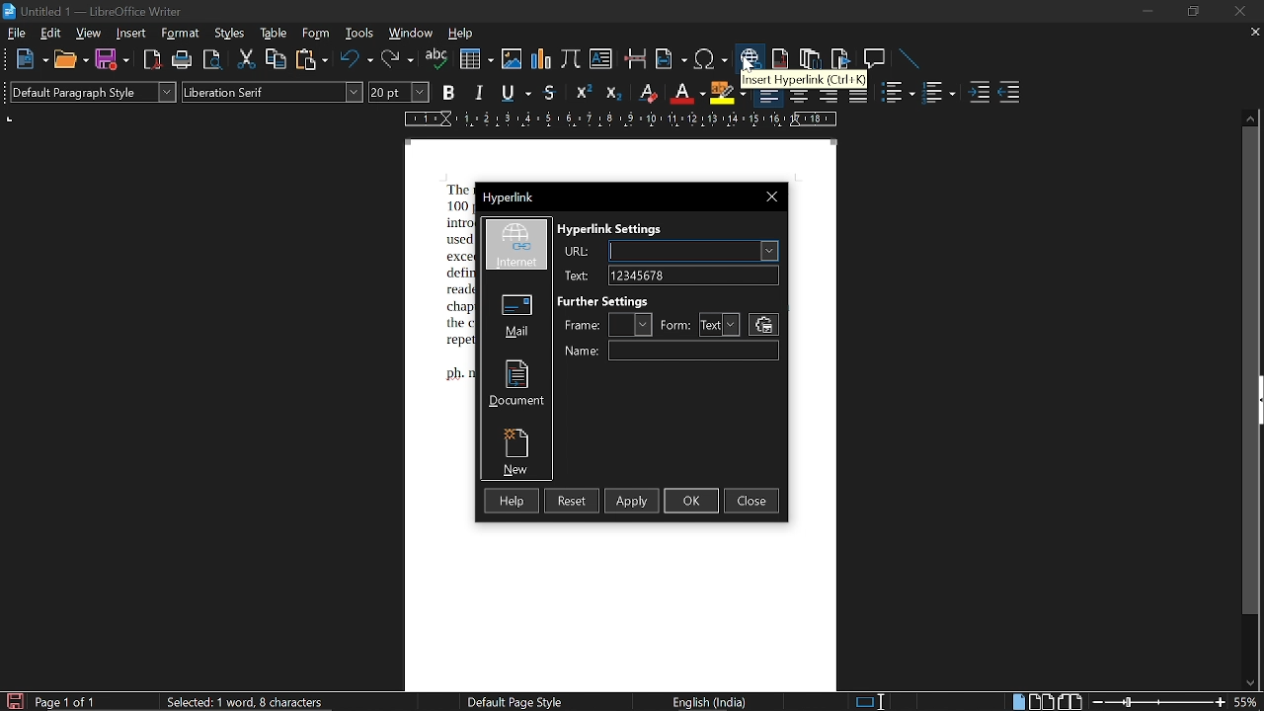  I want to click on close, so click(1241, 11).